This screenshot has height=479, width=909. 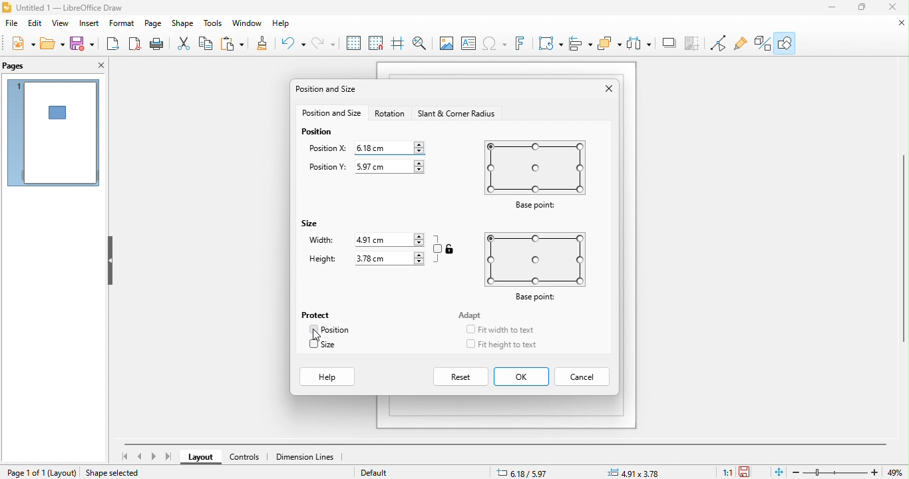 I want to click on image, so click(x=446, y=45).